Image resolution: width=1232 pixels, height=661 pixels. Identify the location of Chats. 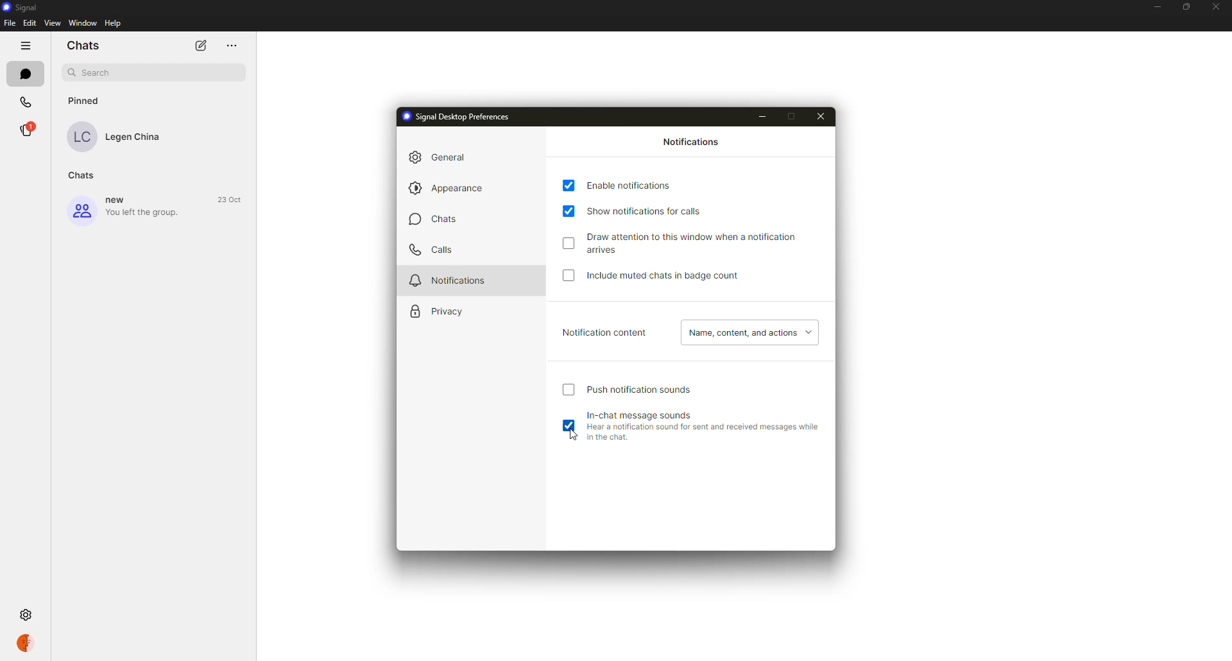
(83, 175).